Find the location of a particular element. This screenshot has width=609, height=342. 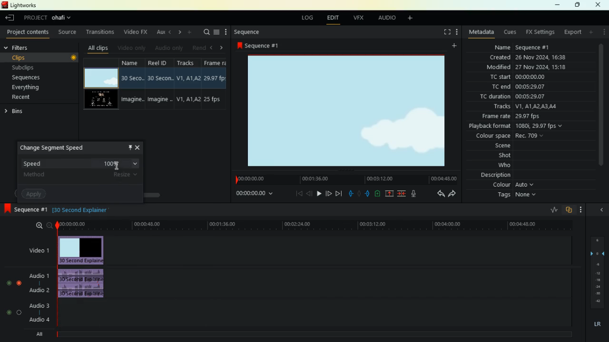

video only is located at coordinates (133, 48).